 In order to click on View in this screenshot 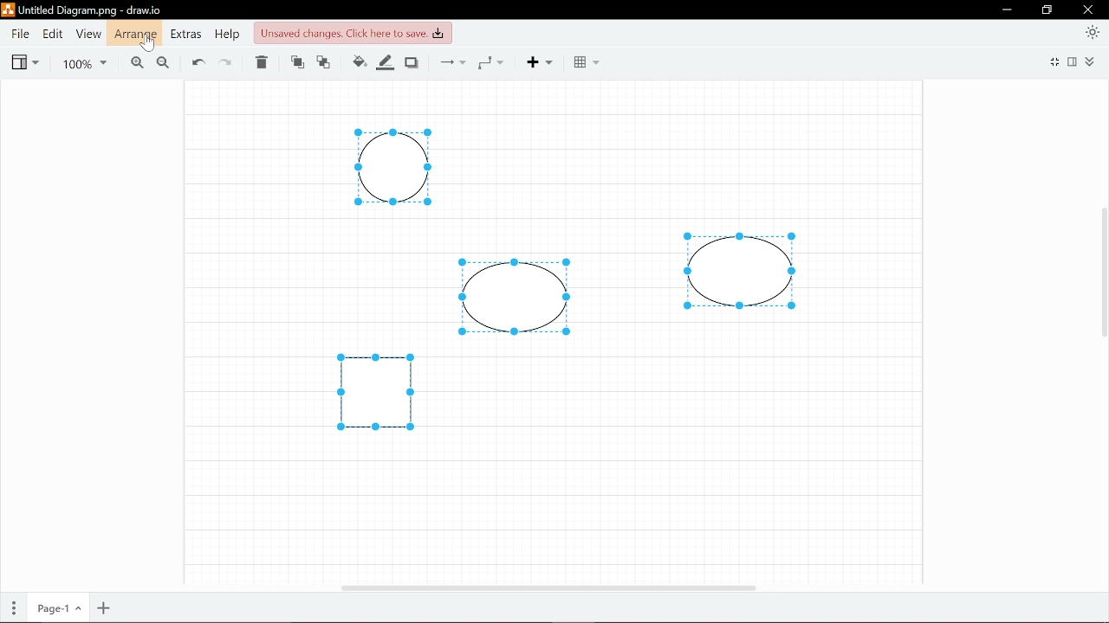, I will do `click(87, 34)`.